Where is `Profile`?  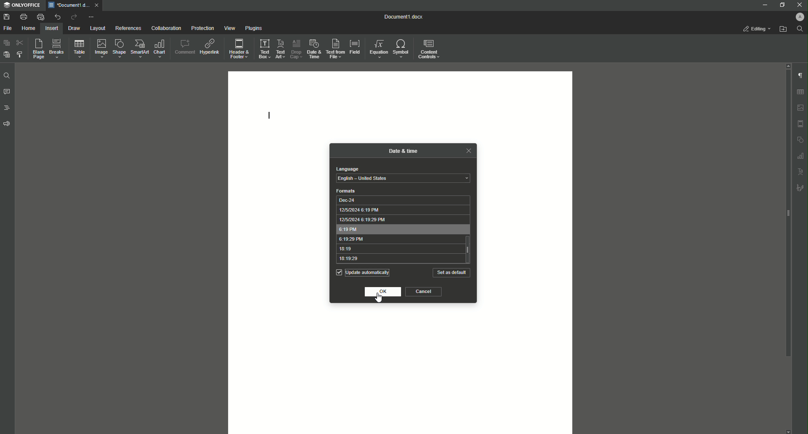 Profile is located at coordinates (799, 16).